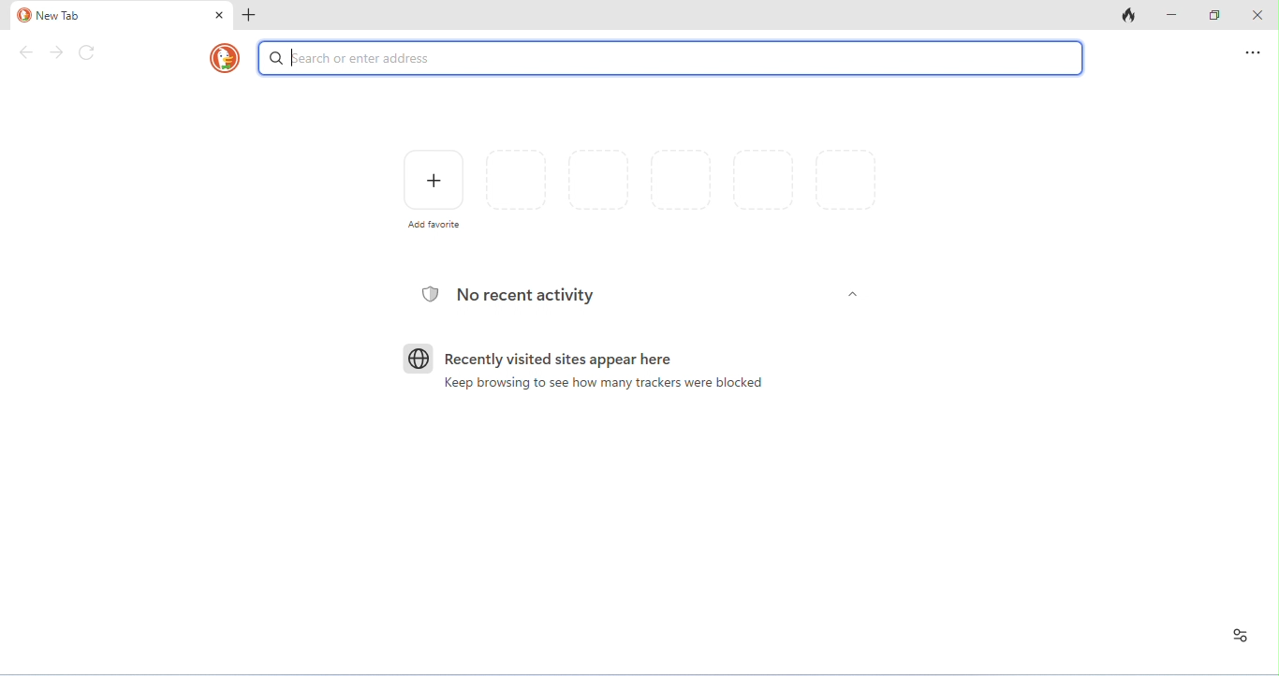 The image size is (1279, 676). What do you see at coordinates (1215, 14) in the screenshot?
I see `maximize` at bounding box center [1215, 14].